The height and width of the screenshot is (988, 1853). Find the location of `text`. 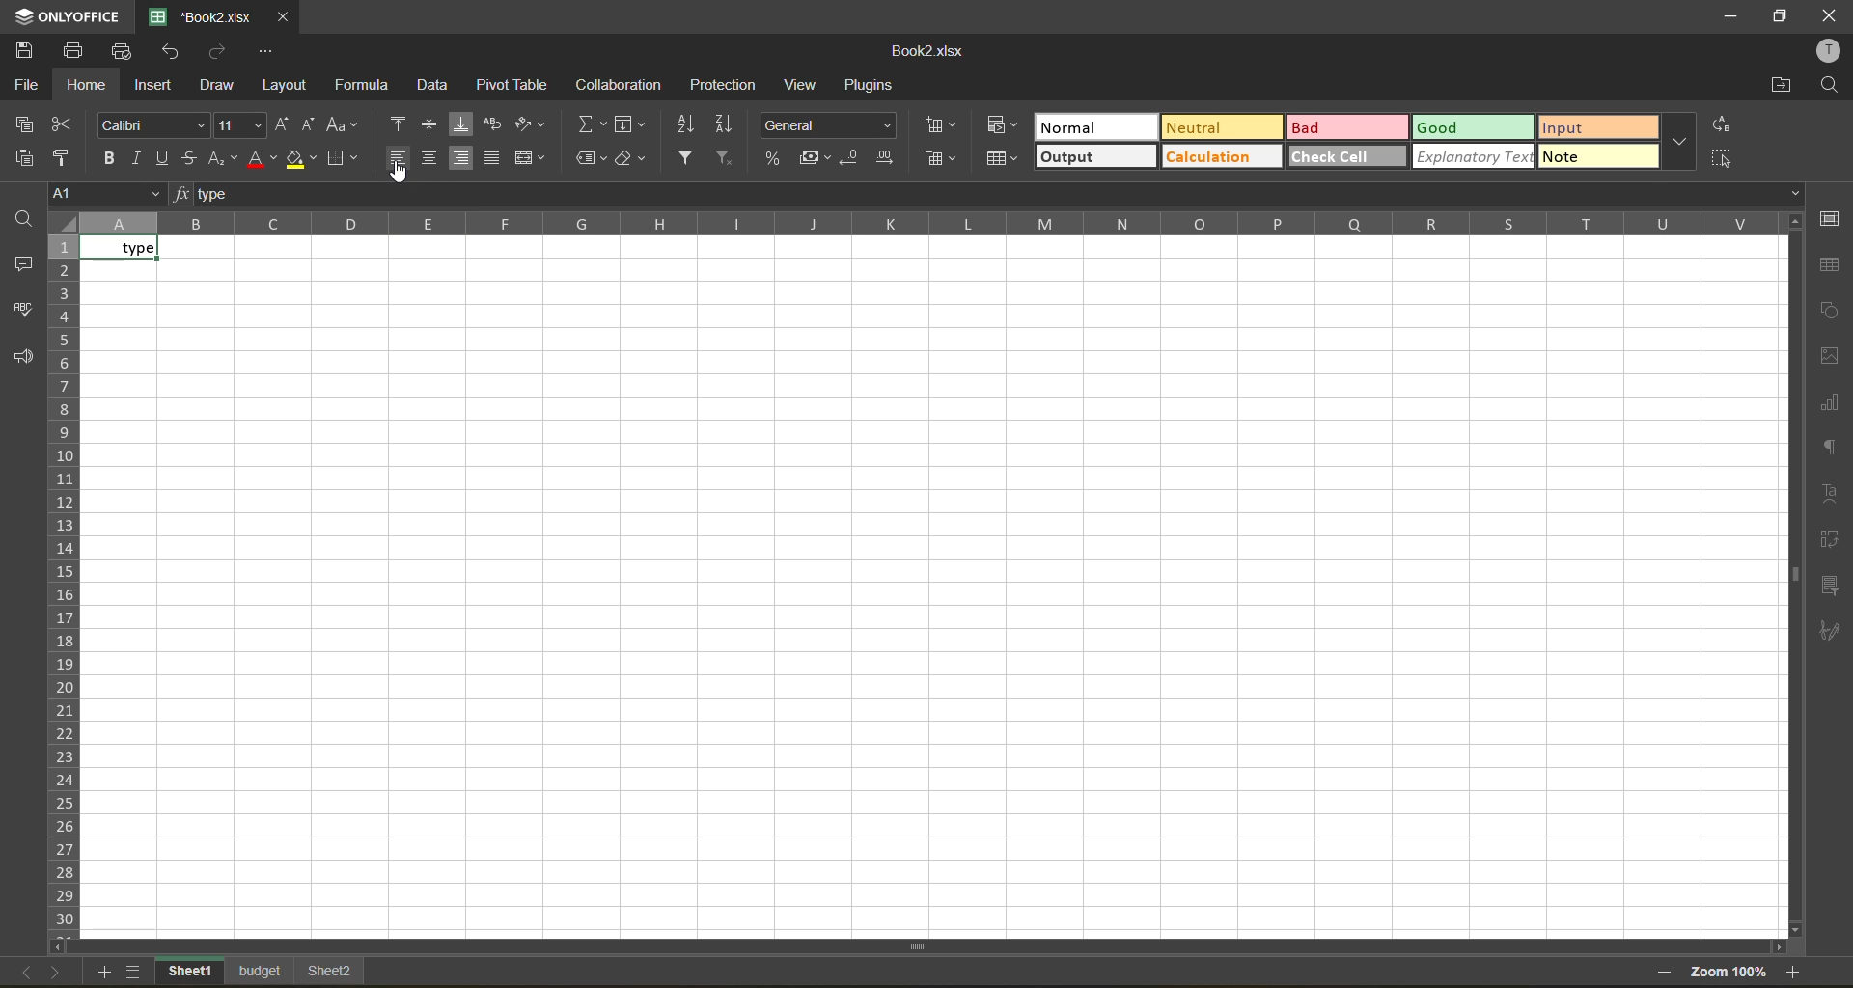

text is located at coordinates (127, 250).